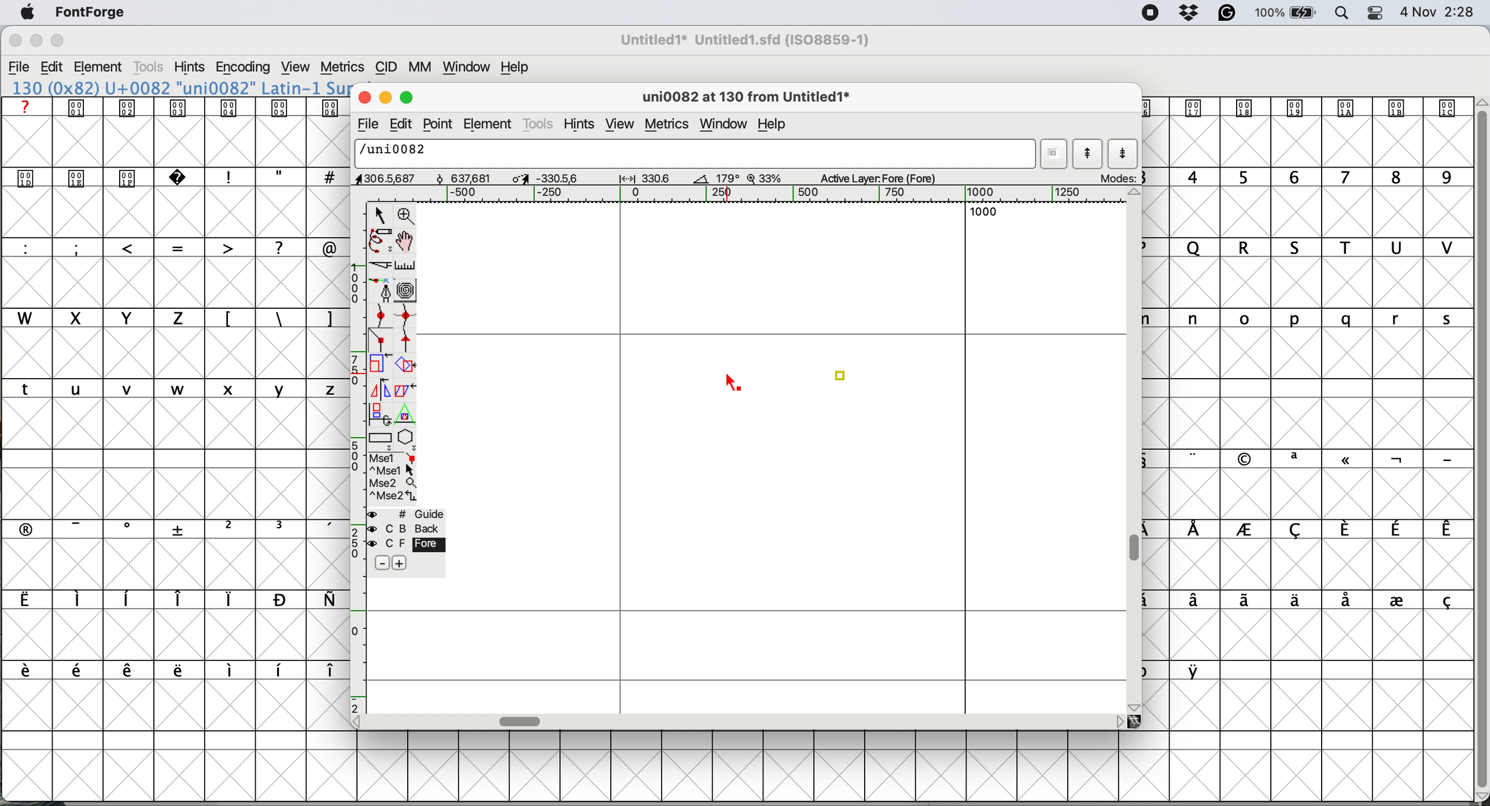 The height and width of the screenshot is (806, 1490). Describe the element at coordinates (407, 215) in the screenshot. I see `zoom` at that location.